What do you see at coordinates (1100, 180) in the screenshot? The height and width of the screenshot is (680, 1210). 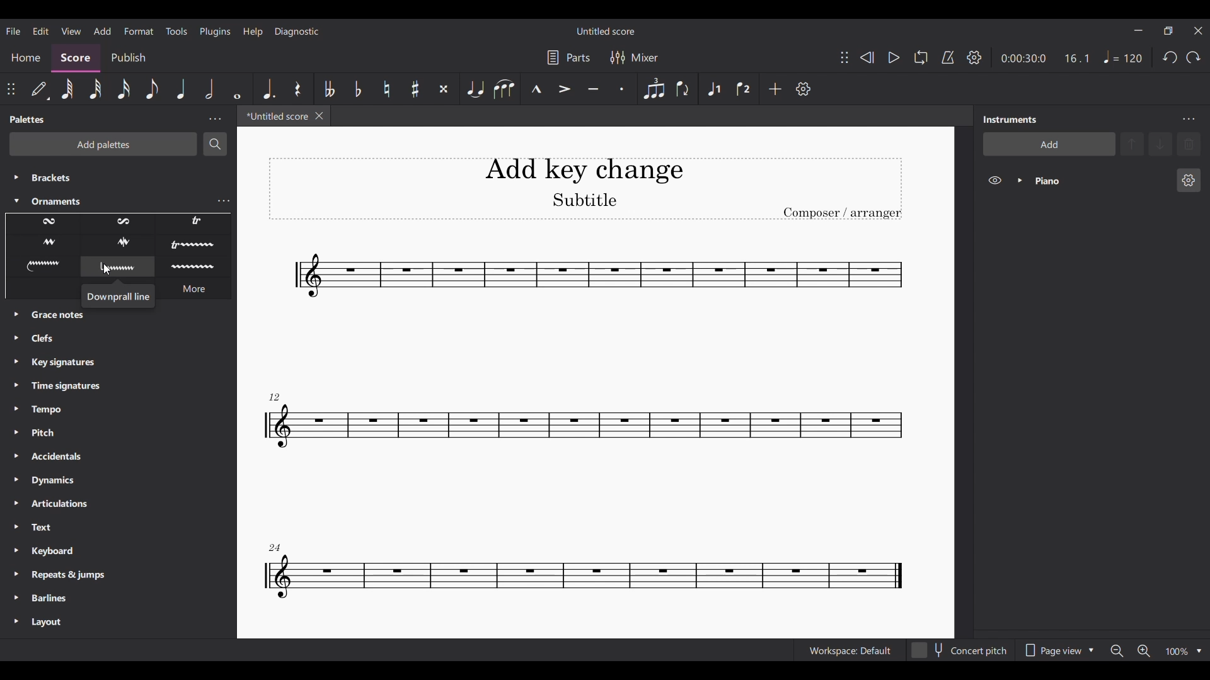 I see `Current instrument` at bounding box center [1100, 180].